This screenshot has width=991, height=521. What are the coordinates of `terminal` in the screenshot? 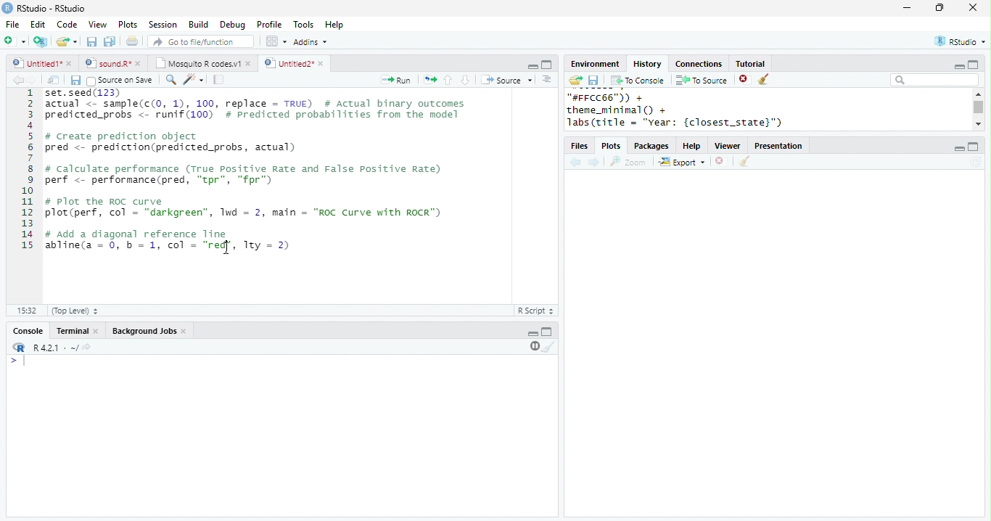 It's located at (70, 332).